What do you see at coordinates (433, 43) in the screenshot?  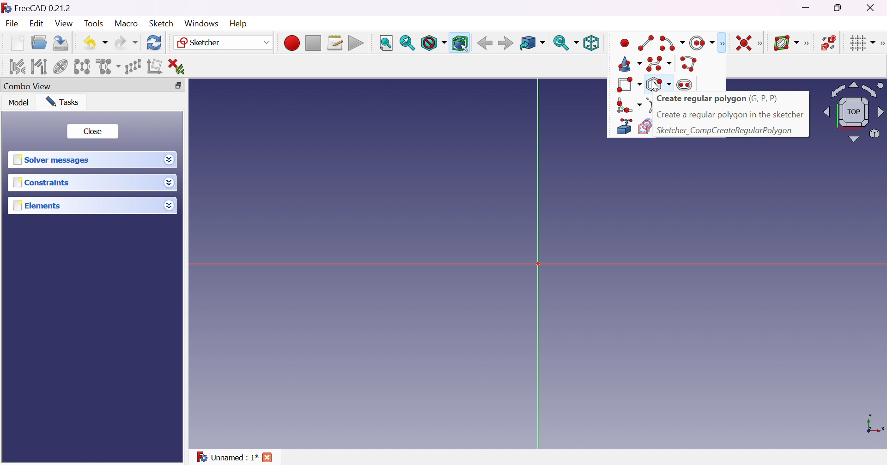 I see `Draw style` at bounding box center [433, 43].